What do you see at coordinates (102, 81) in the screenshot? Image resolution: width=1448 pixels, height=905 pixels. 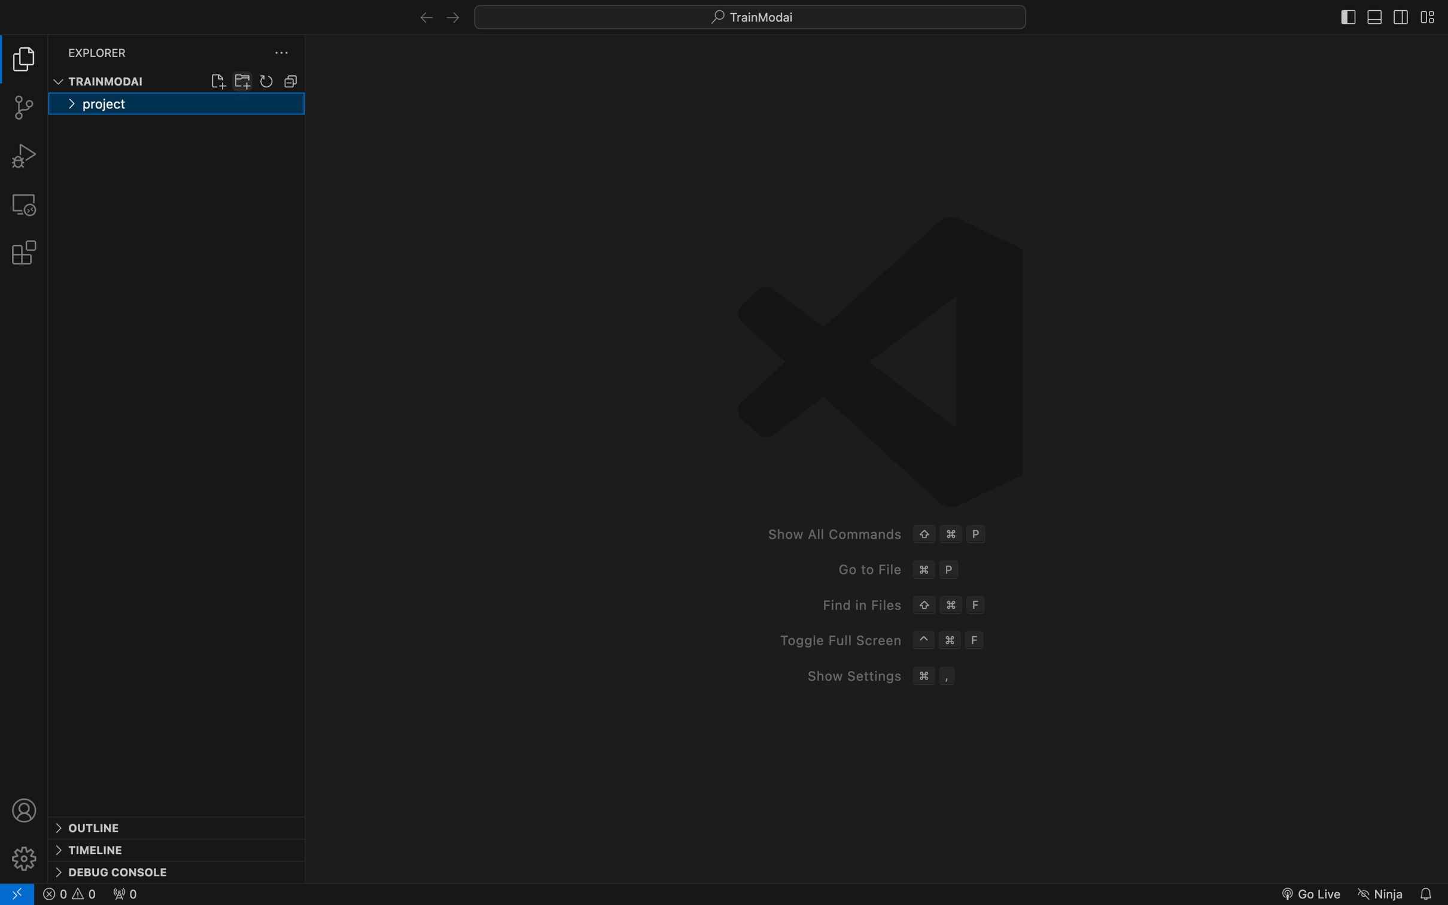 I see `trainmqdi` at bounding box center [102, 81].